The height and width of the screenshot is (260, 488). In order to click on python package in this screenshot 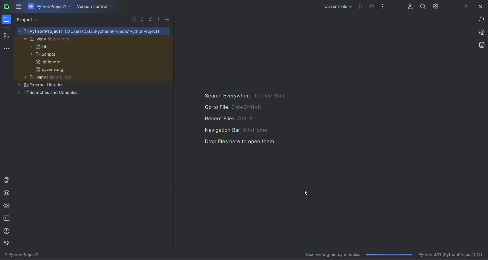, I will do `click(7, 194)`.